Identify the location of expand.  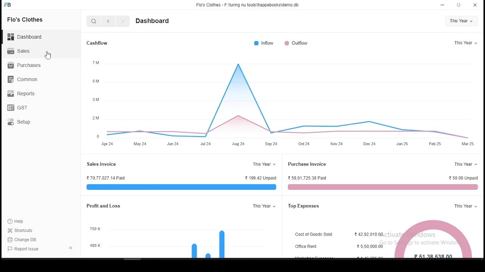
(69, 247).